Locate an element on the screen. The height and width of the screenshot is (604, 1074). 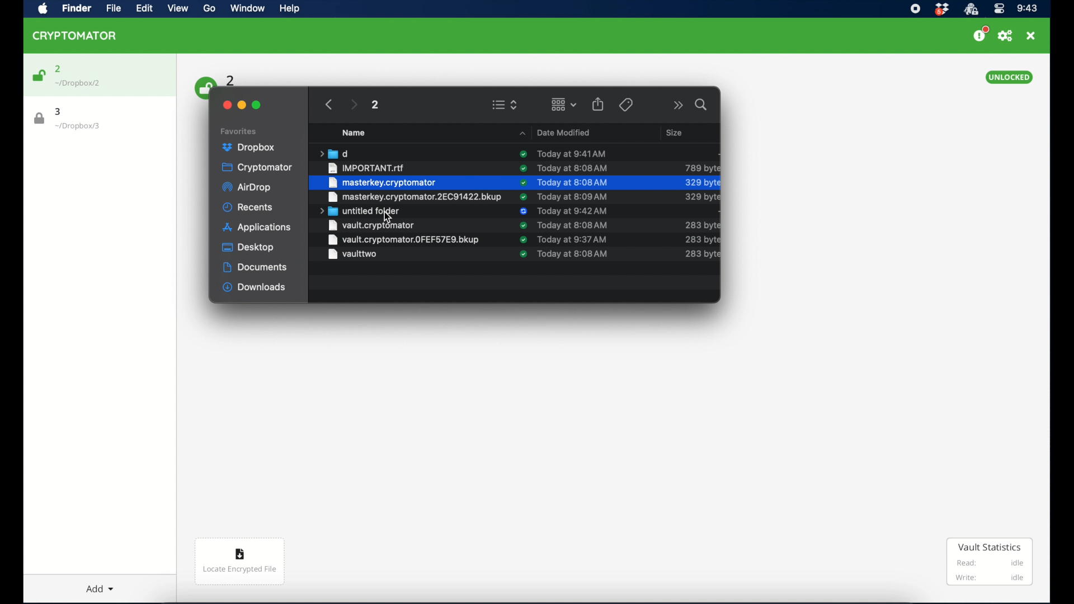
vault statistics is located at coordinates (990, 563).